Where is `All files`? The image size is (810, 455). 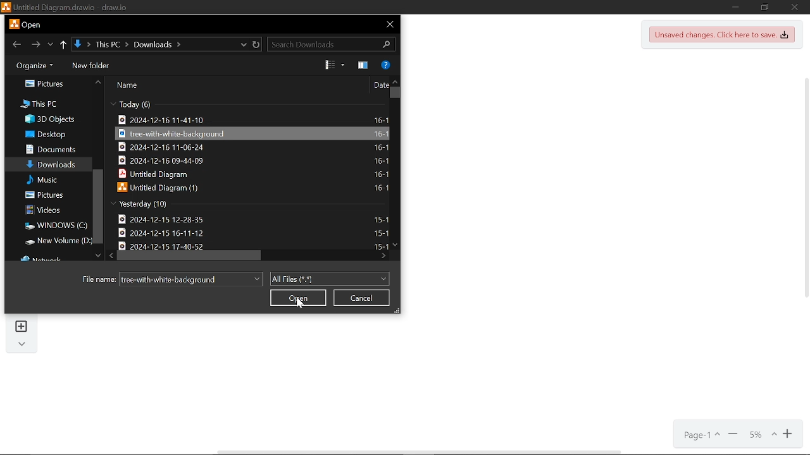 All files is located at coordinates (330, 278).